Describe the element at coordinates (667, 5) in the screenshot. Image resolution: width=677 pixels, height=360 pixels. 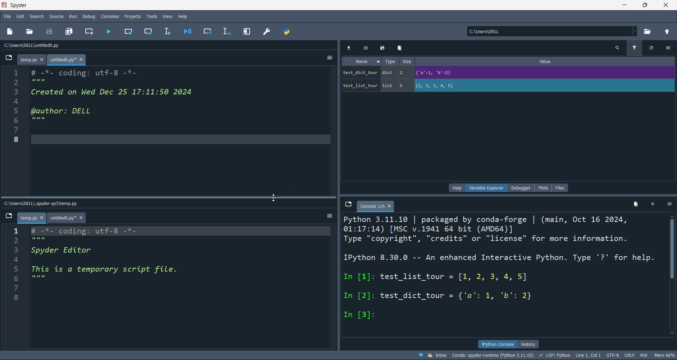
I see `close` at that location.